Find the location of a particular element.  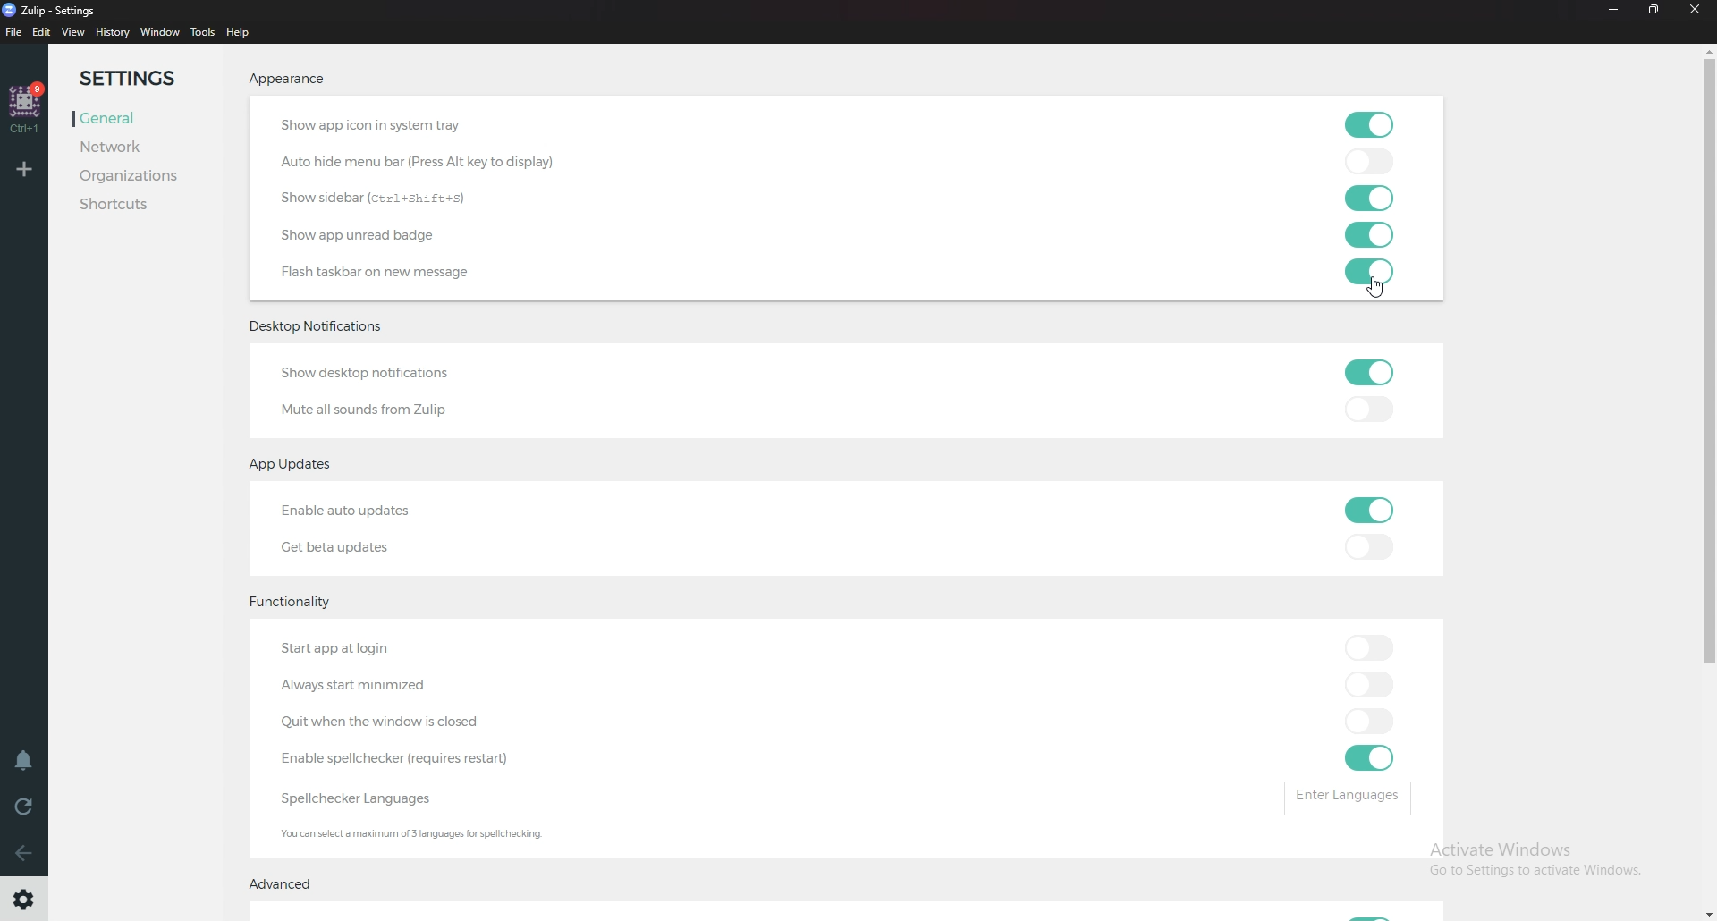

back is located at coordinates (27, 853).